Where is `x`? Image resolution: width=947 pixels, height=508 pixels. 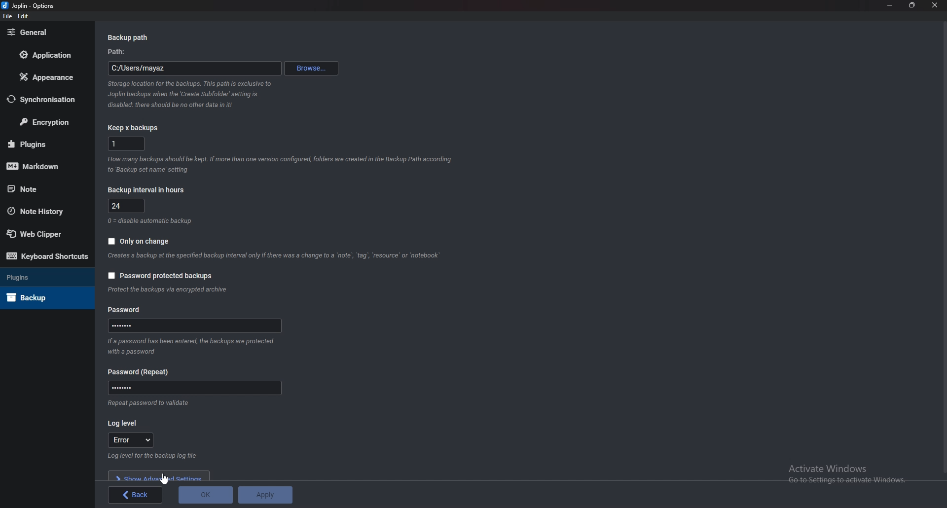 x is located at coordinates (126, 143).